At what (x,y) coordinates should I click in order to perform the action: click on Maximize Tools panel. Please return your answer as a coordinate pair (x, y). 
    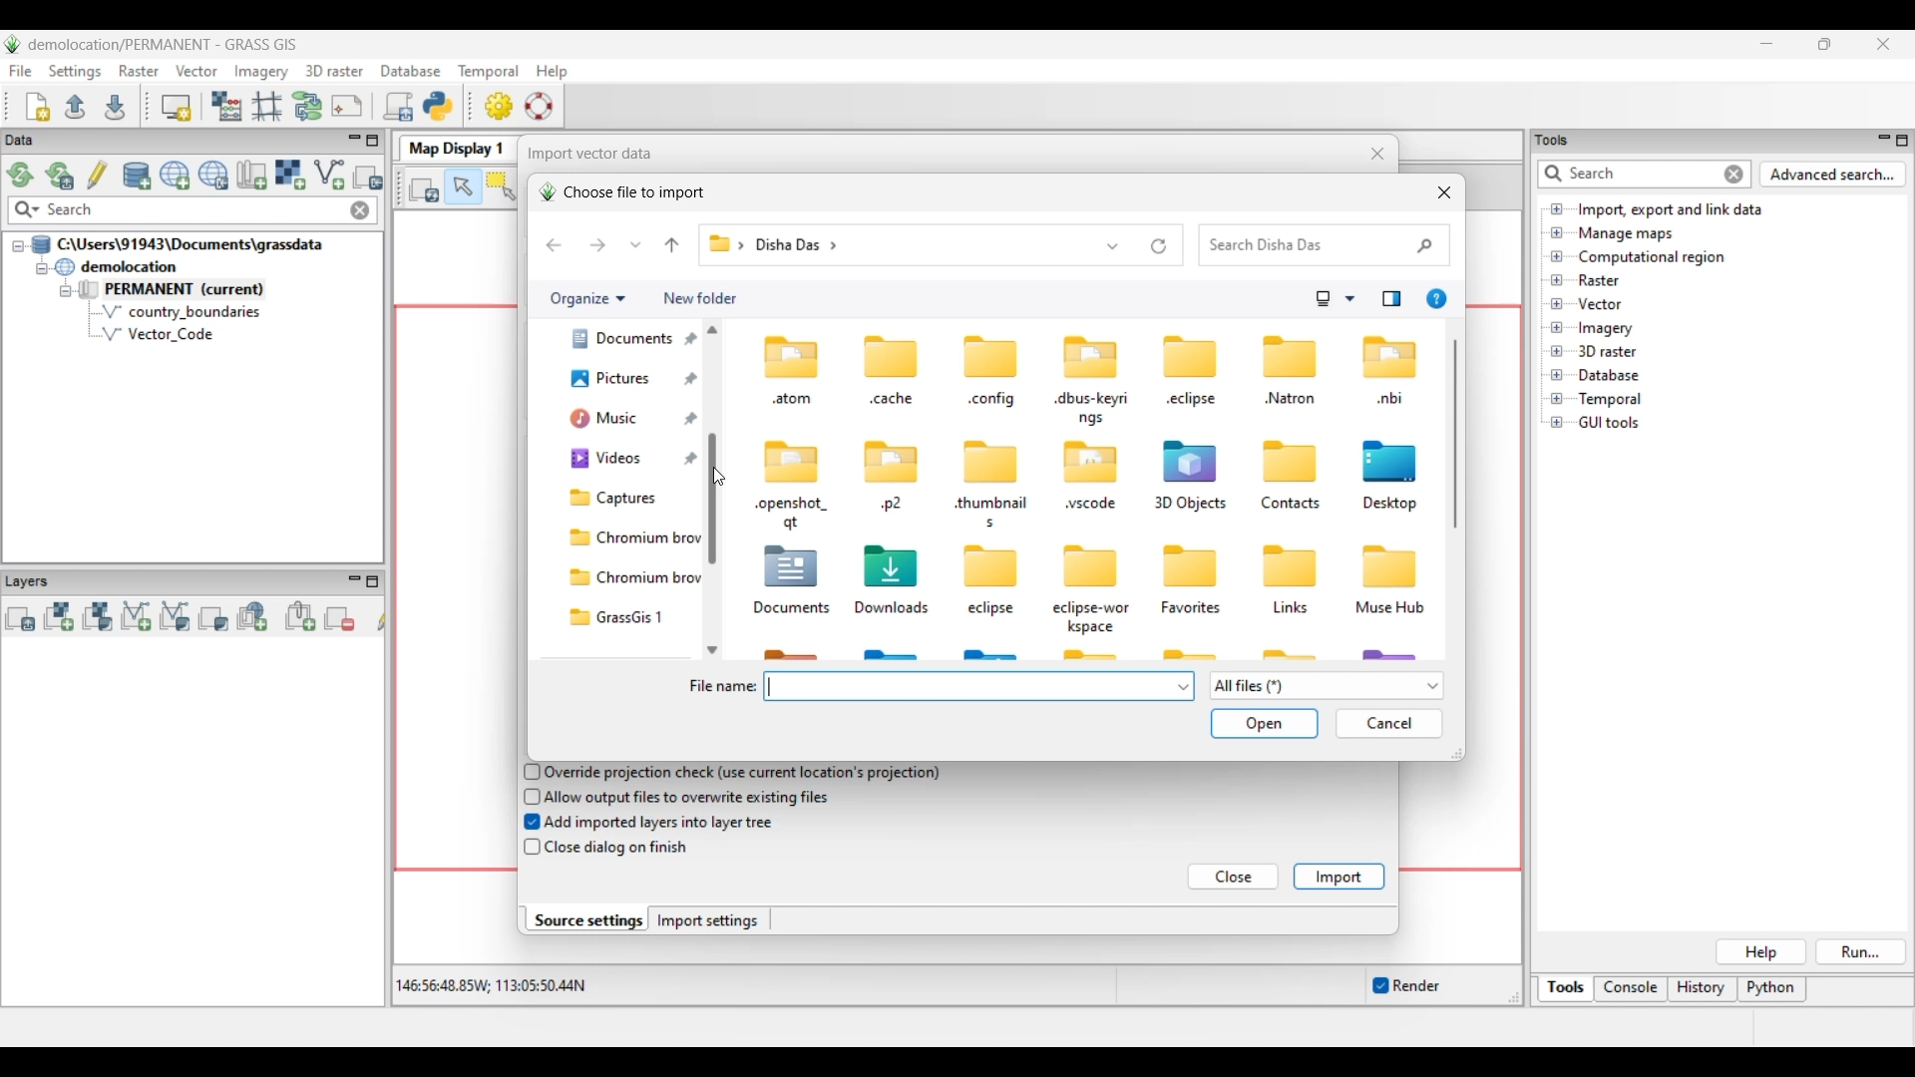
    Looking at the image, I should click on (1902, 141).